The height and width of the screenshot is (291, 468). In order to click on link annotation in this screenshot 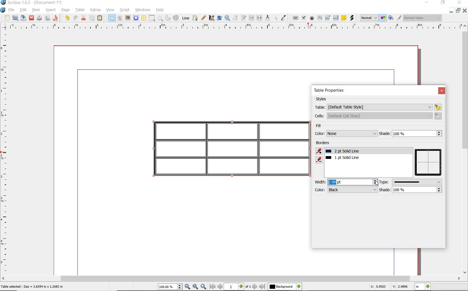, I will do `click(352, 18)`.